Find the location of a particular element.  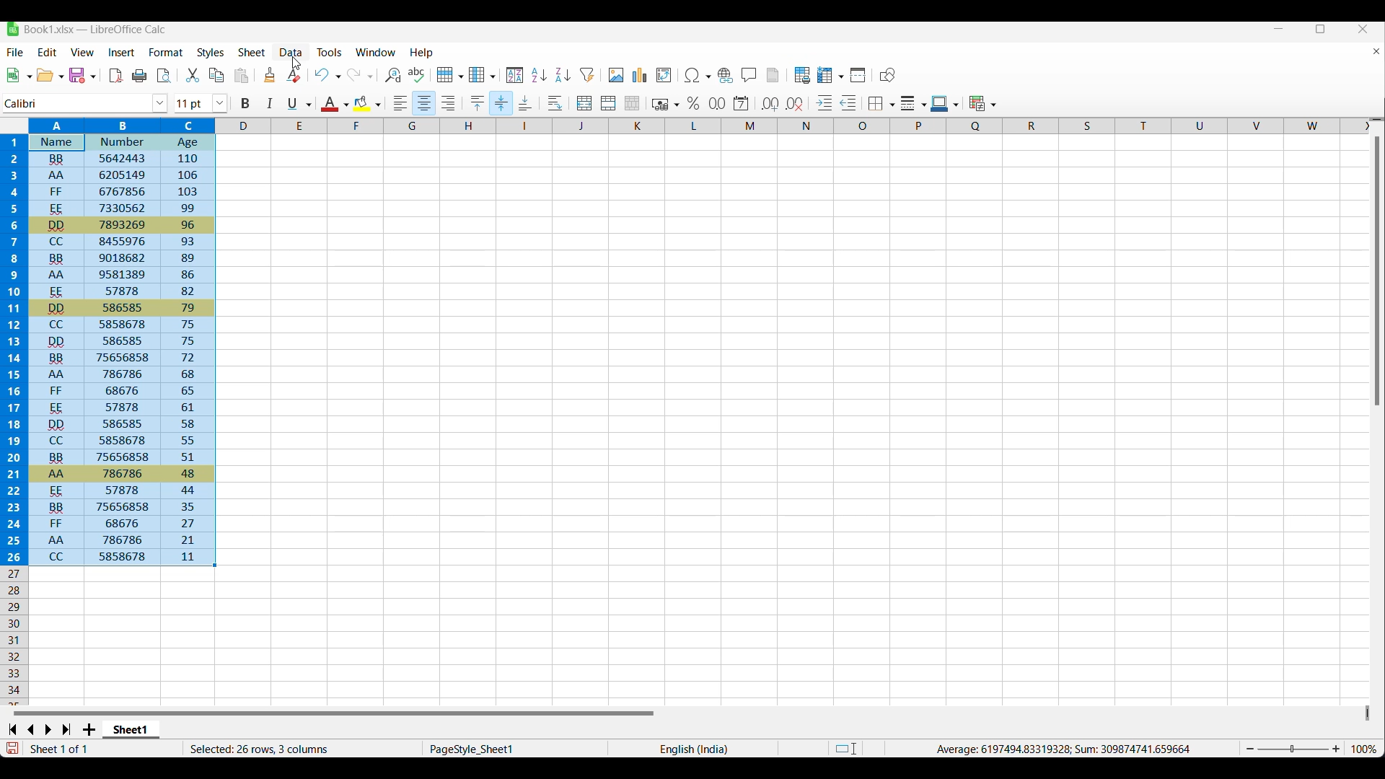

Paste is located at coordinates (242, 75).